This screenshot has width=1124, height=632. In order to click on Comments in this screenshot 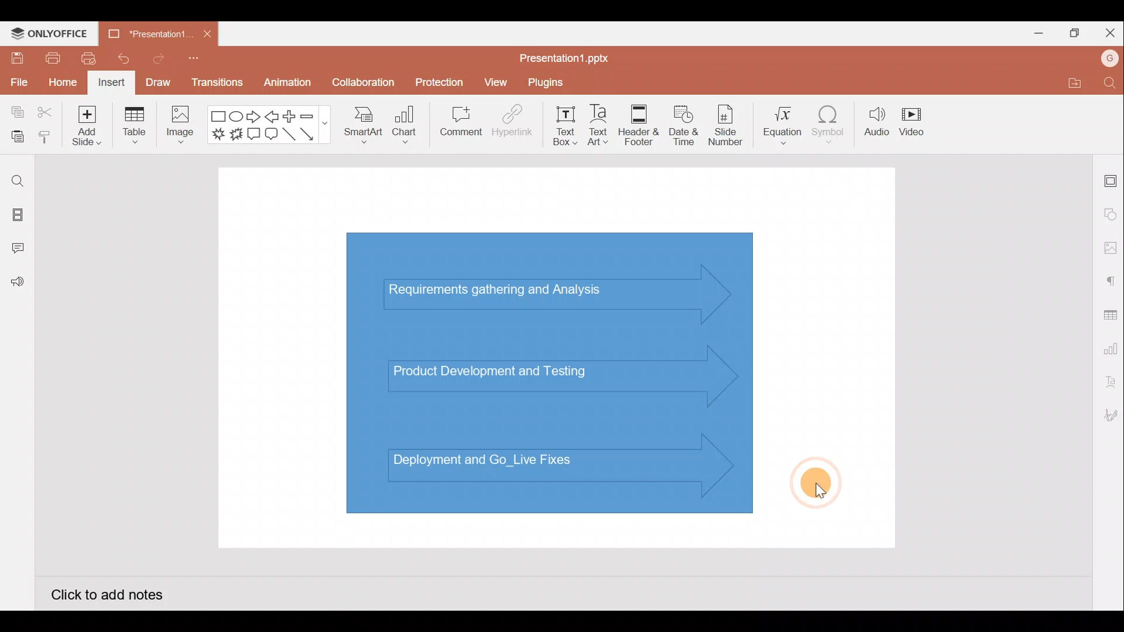, I will do `click(20, 249)`.